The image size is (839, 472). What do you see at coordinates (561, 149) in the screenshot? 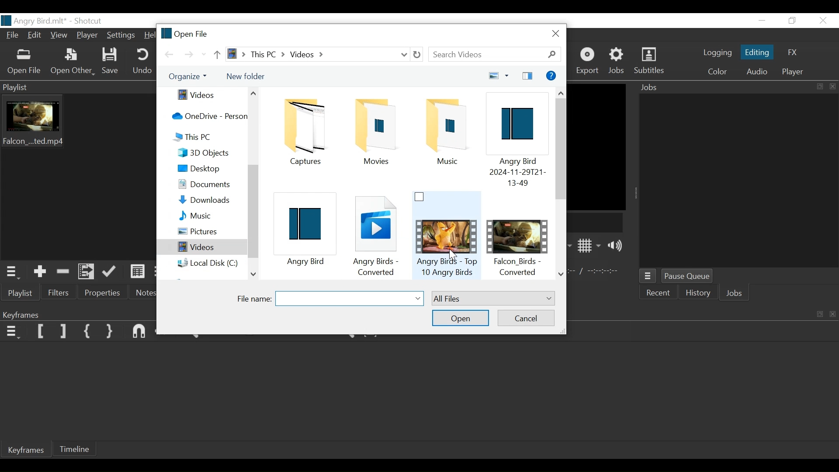
I see `Vertical Scroll bar` at bounding box center [561, 149].